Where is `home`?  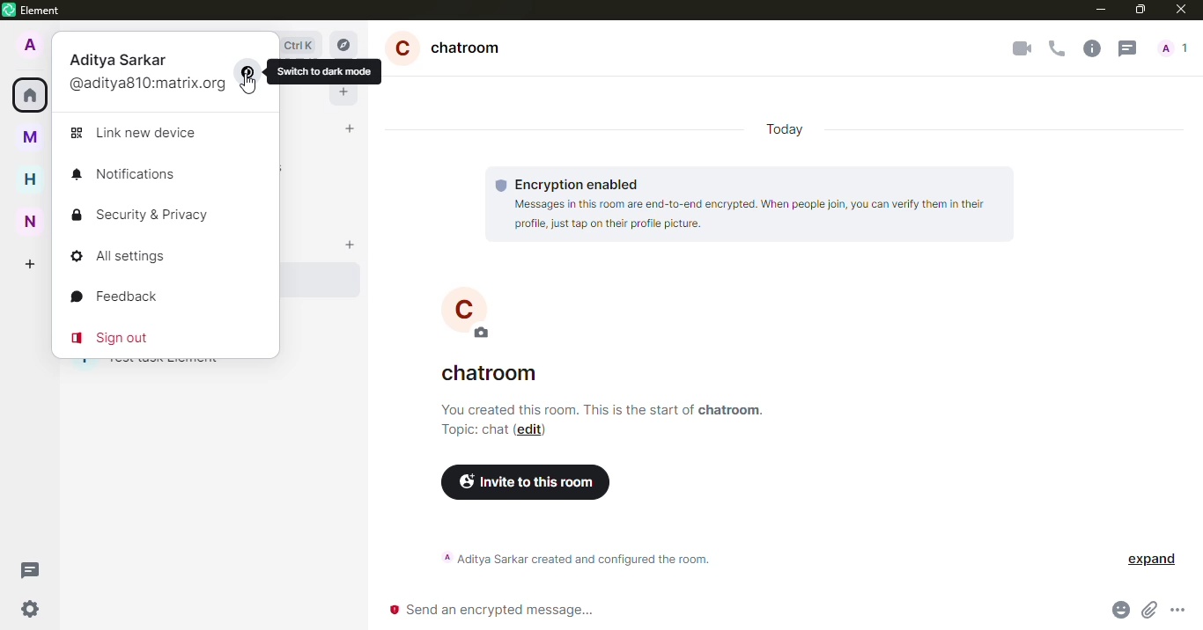 home is located at coordinates (31, 179).